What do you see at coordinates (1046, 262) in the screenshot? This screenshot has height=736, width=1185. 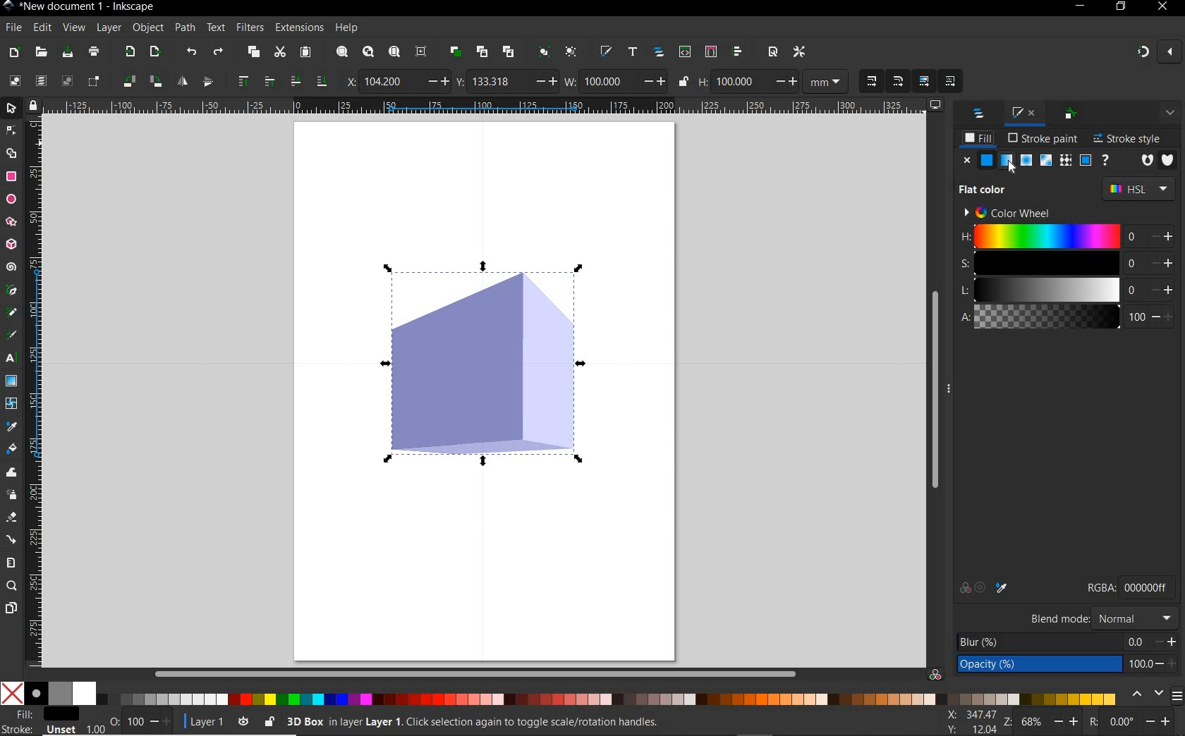 I see `S` at bounding box center [1046, 262].